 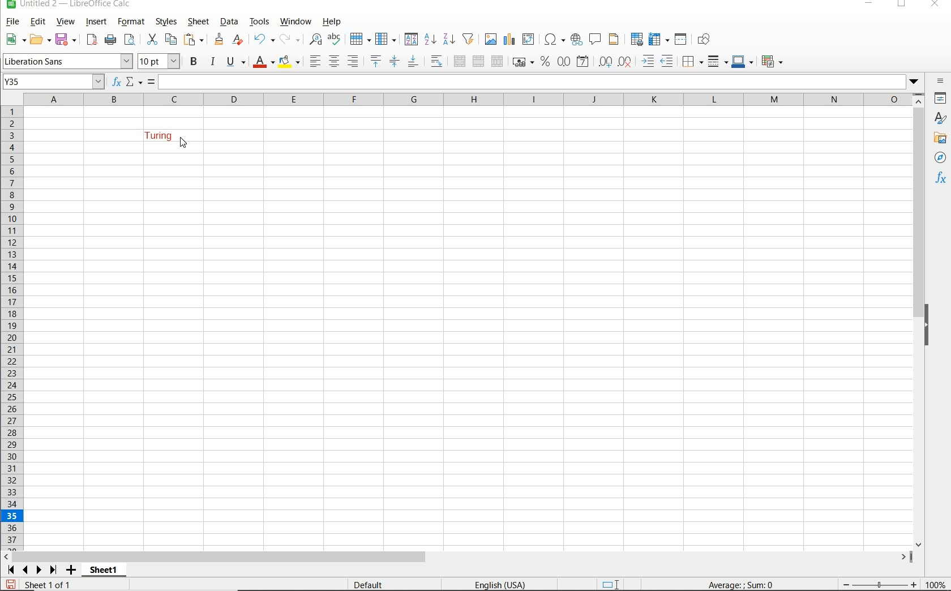 What do you see at coordinates (528, 39) in the screenshot?
I see `INSERT OR EDIT PIVOT TABLE` at bounding box center [528, 39].